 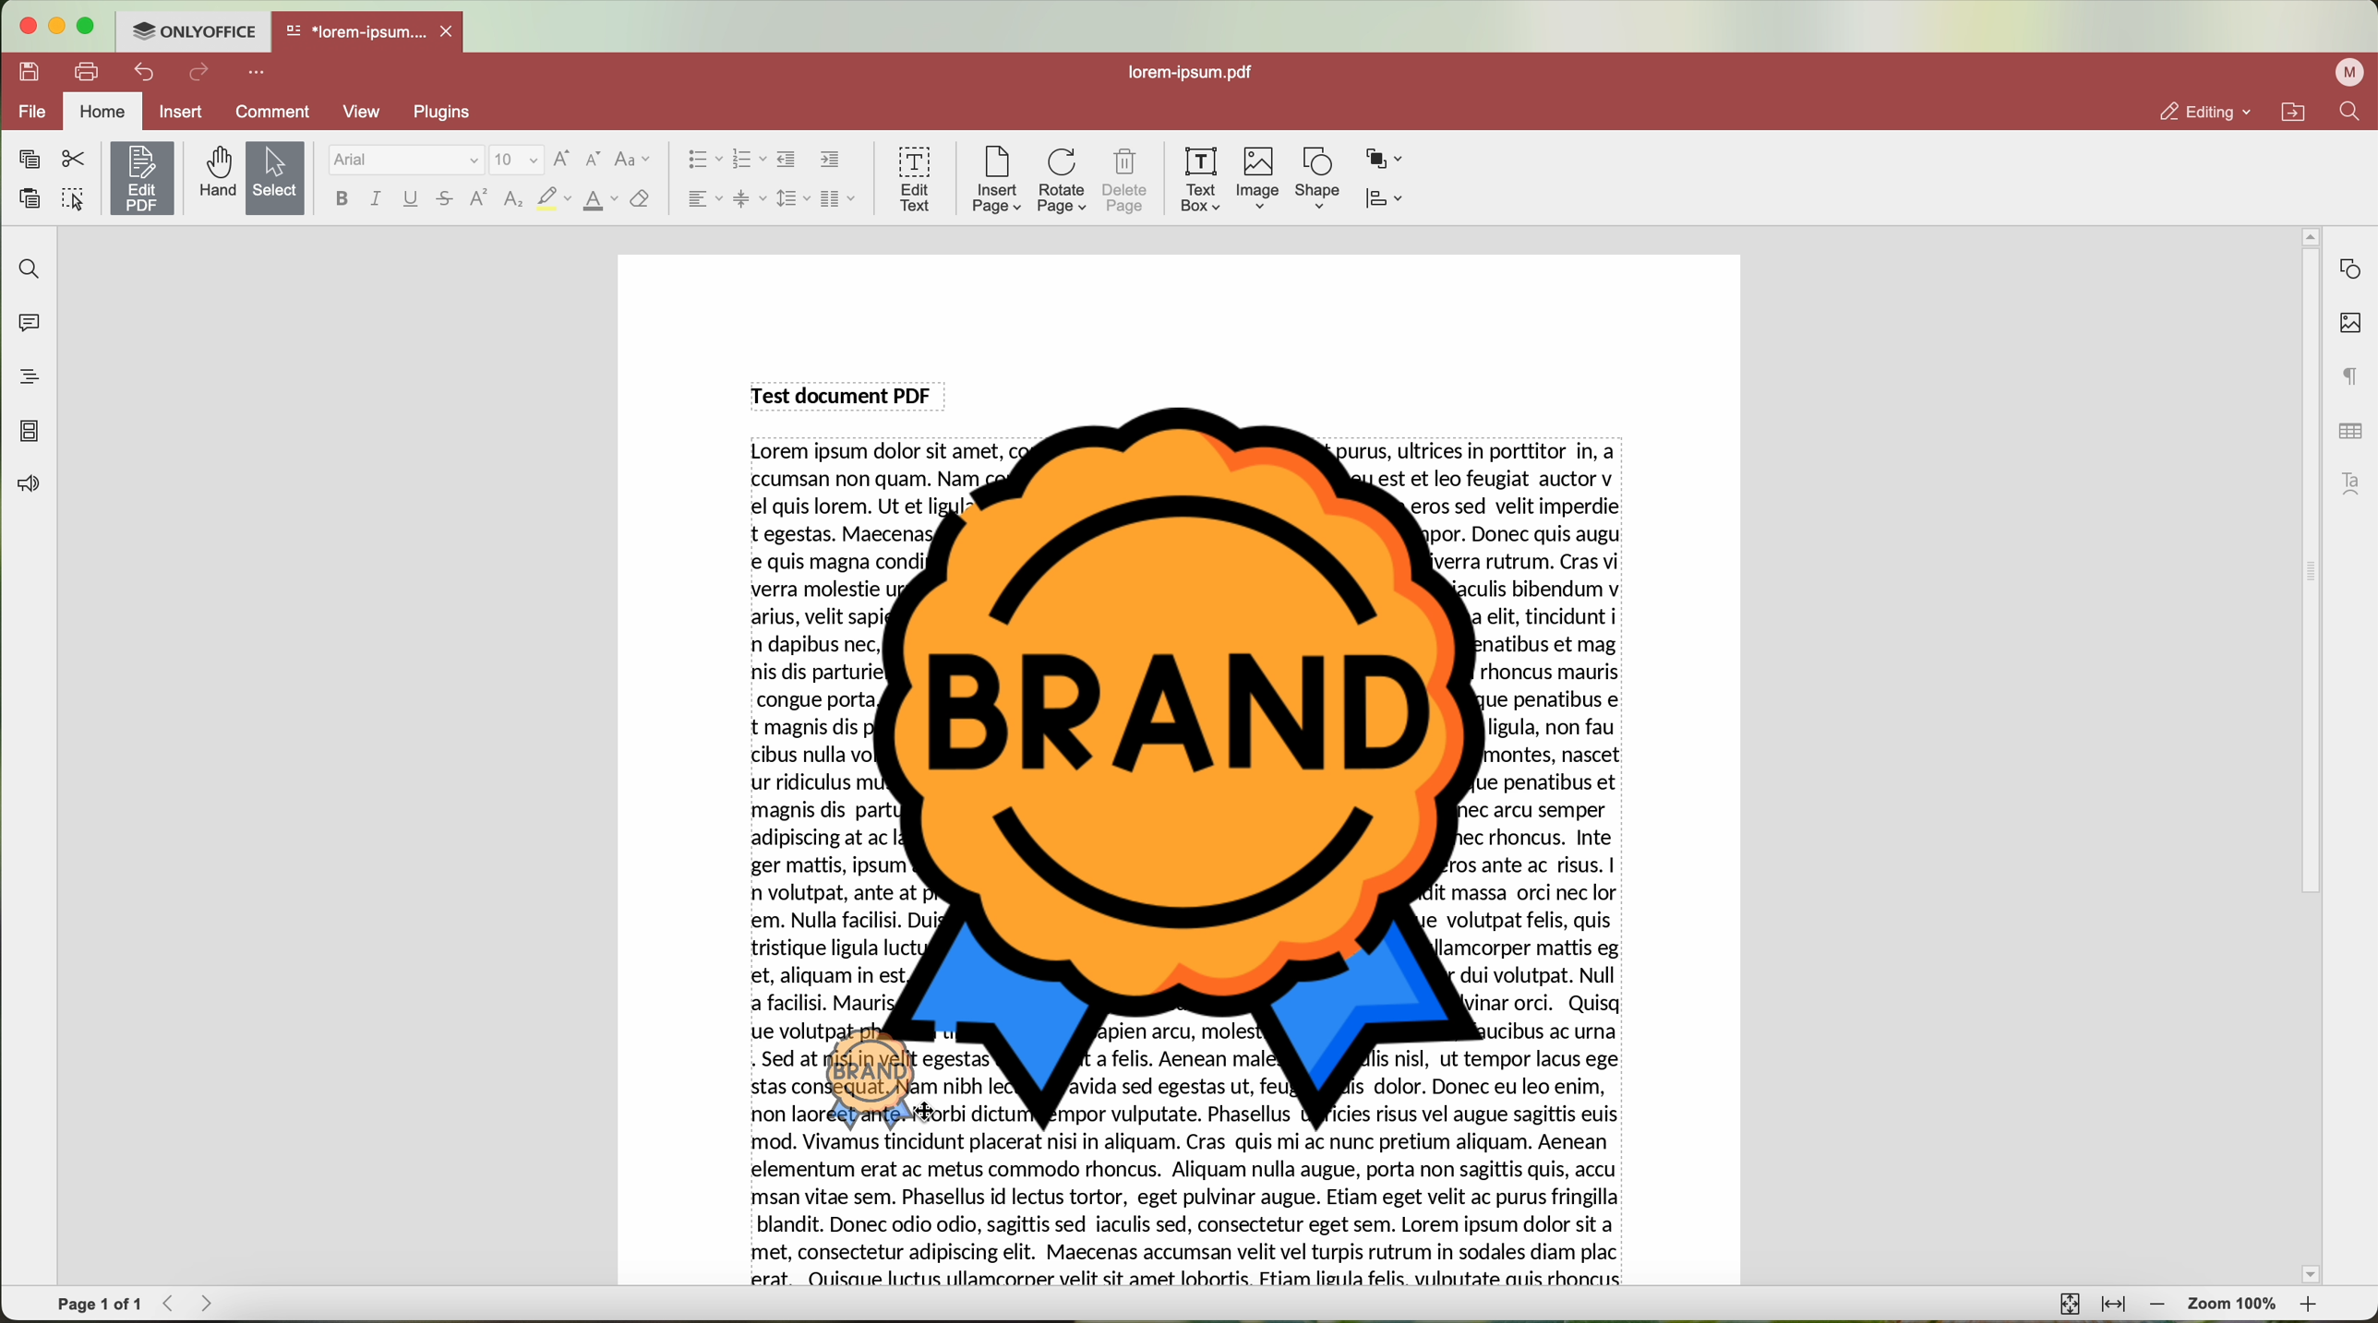 I want to click on increment font size, so click(x=561, y=159).